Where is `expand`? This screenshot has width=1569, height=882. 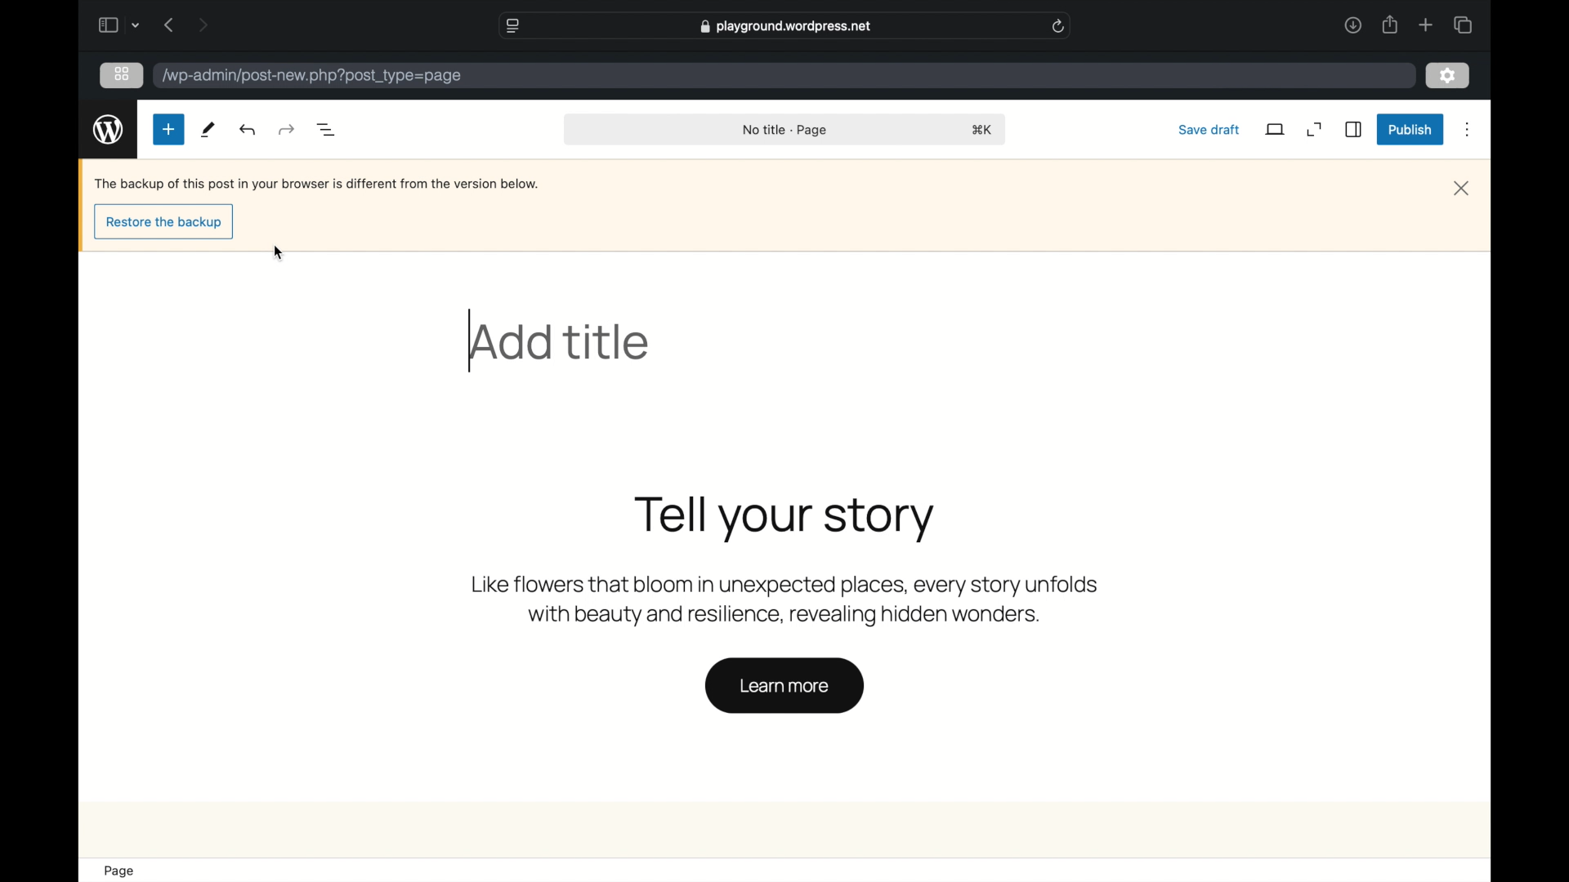
expand is located at coordinates (1314, 129).